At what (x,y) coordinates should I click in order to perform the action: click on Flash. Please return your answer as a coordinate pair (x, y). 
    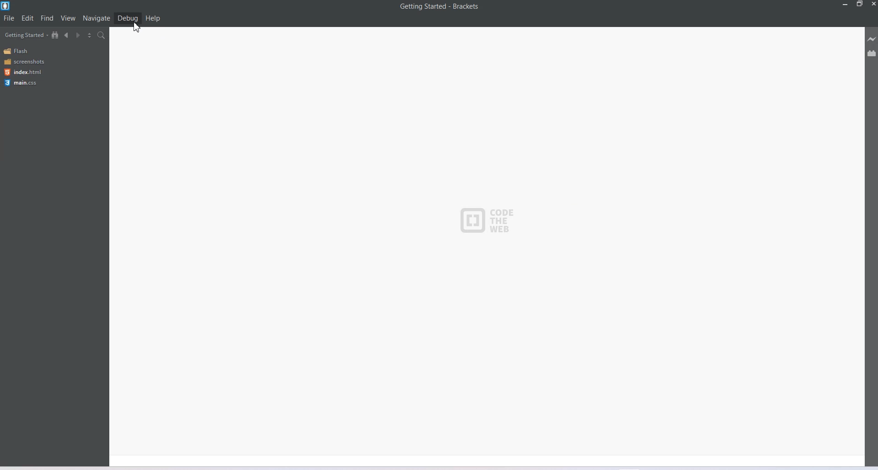
    Looking at the image, I should click on (17, 51).